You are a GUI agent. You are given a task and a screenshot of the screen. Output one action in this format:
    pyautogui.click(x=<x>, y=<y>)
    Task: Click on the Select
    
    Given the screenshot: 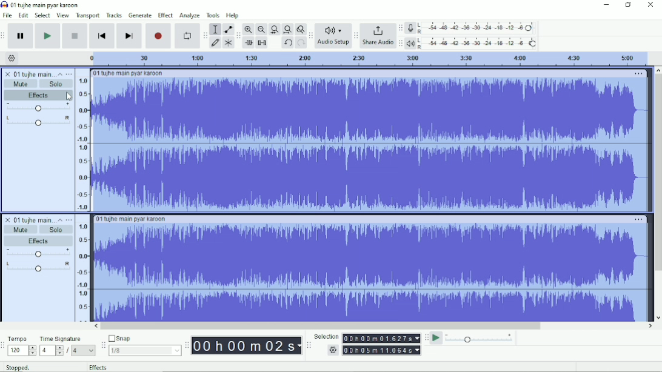 What is the action you would take?
    pyautogui.click(x=43, y=15)
    